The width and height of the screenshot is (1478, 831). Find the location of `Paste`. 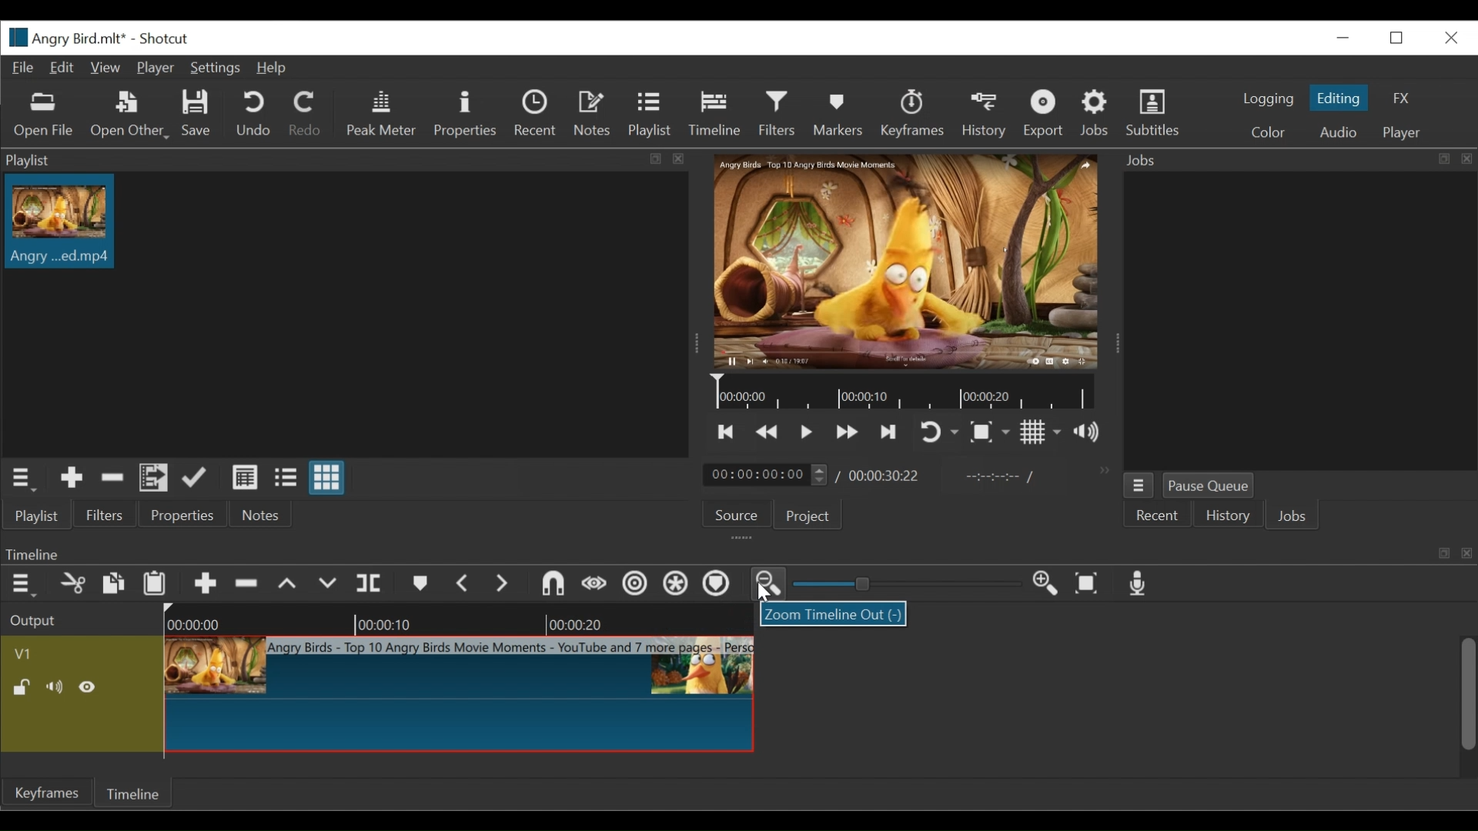

Paste is located at coordinates (154, 586).